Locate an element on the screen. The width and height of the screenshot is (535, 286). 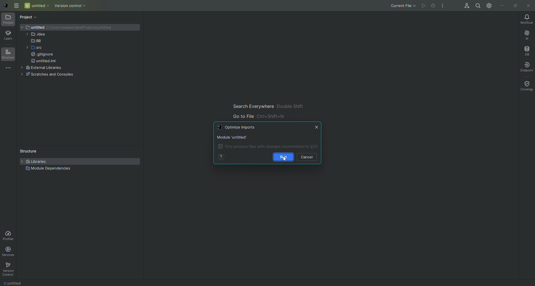
Run is located at coordinates (422, 6).